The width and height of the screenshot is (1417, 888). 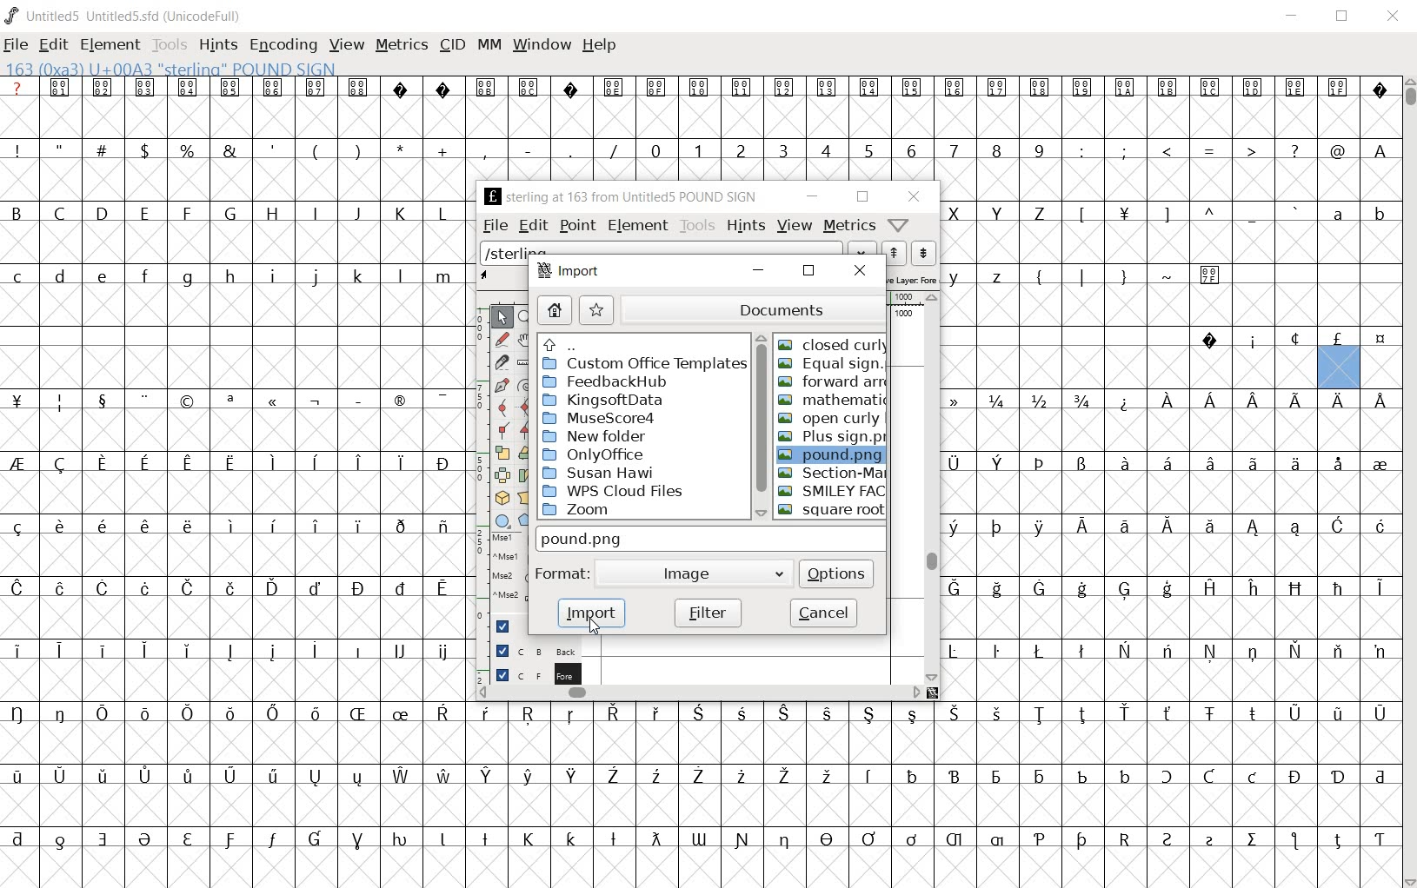 What do you see at coordinates (1252, 215) in the screenshot?
I see `_` at bounding box center [1252, 215].